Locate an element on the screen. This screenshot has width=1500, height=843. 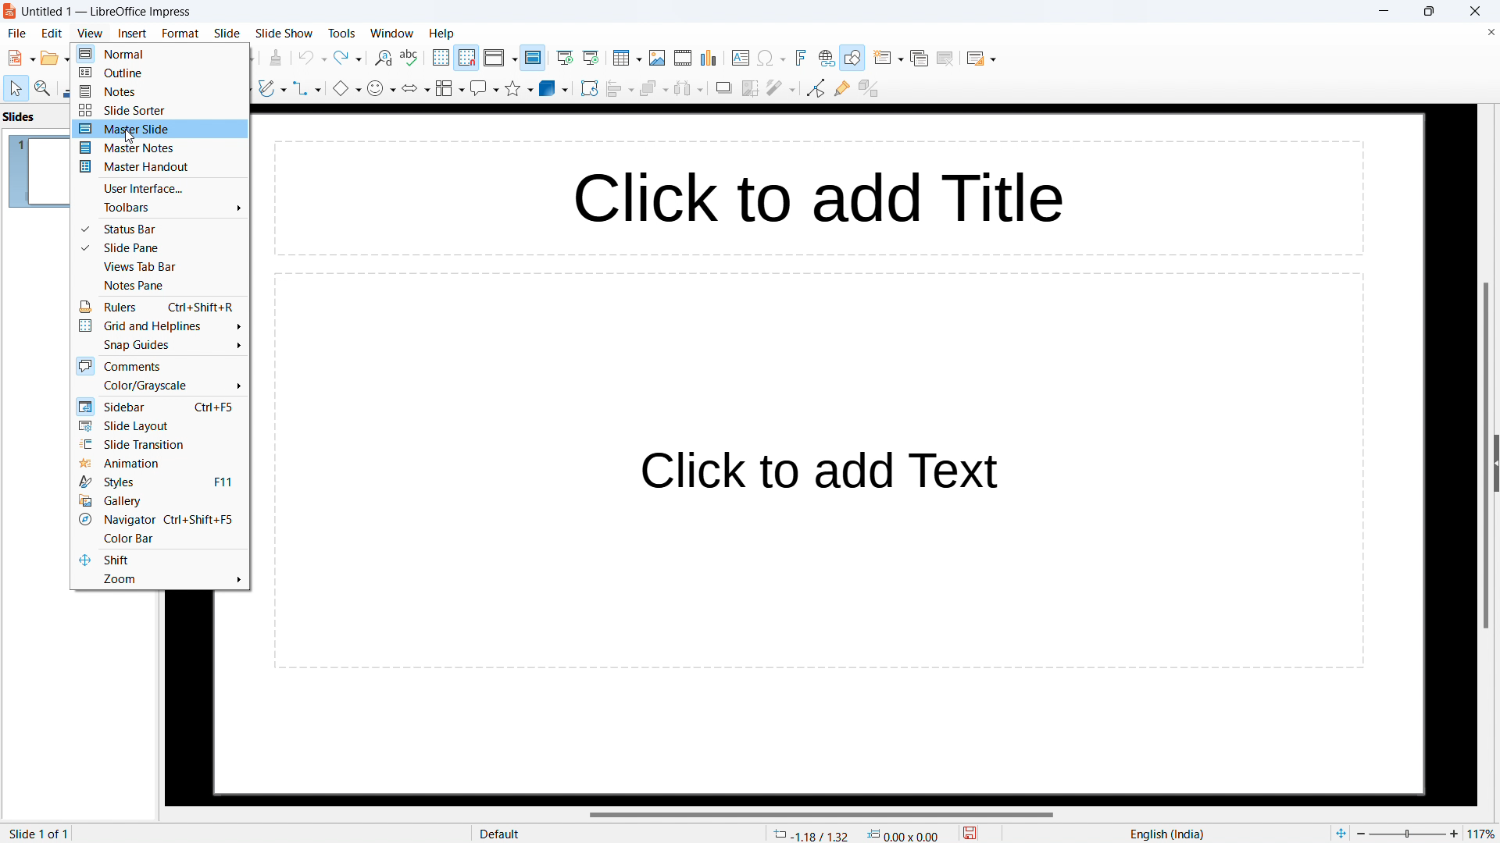
click to add text is located at coordinates (818, 471).